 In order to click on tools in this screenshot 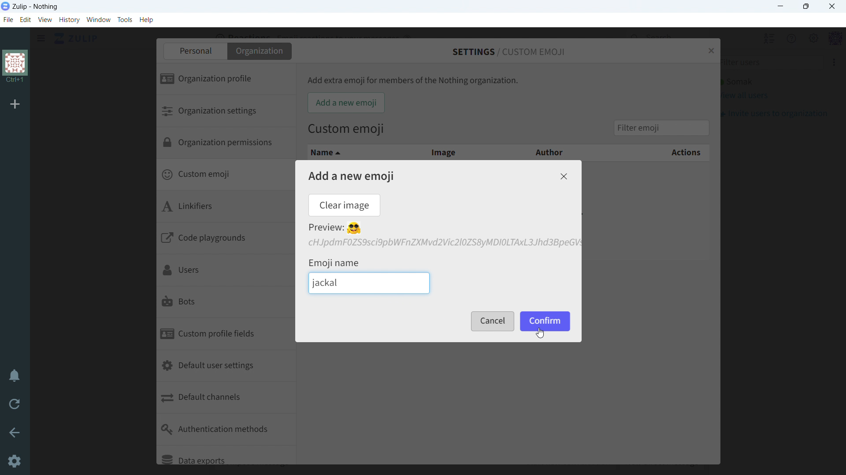, I will do `click(125, 19)`.